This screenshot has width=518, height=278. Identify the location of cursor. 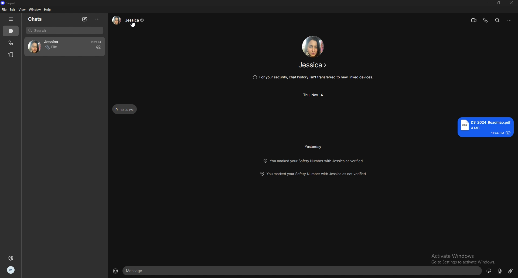
(133, 25).